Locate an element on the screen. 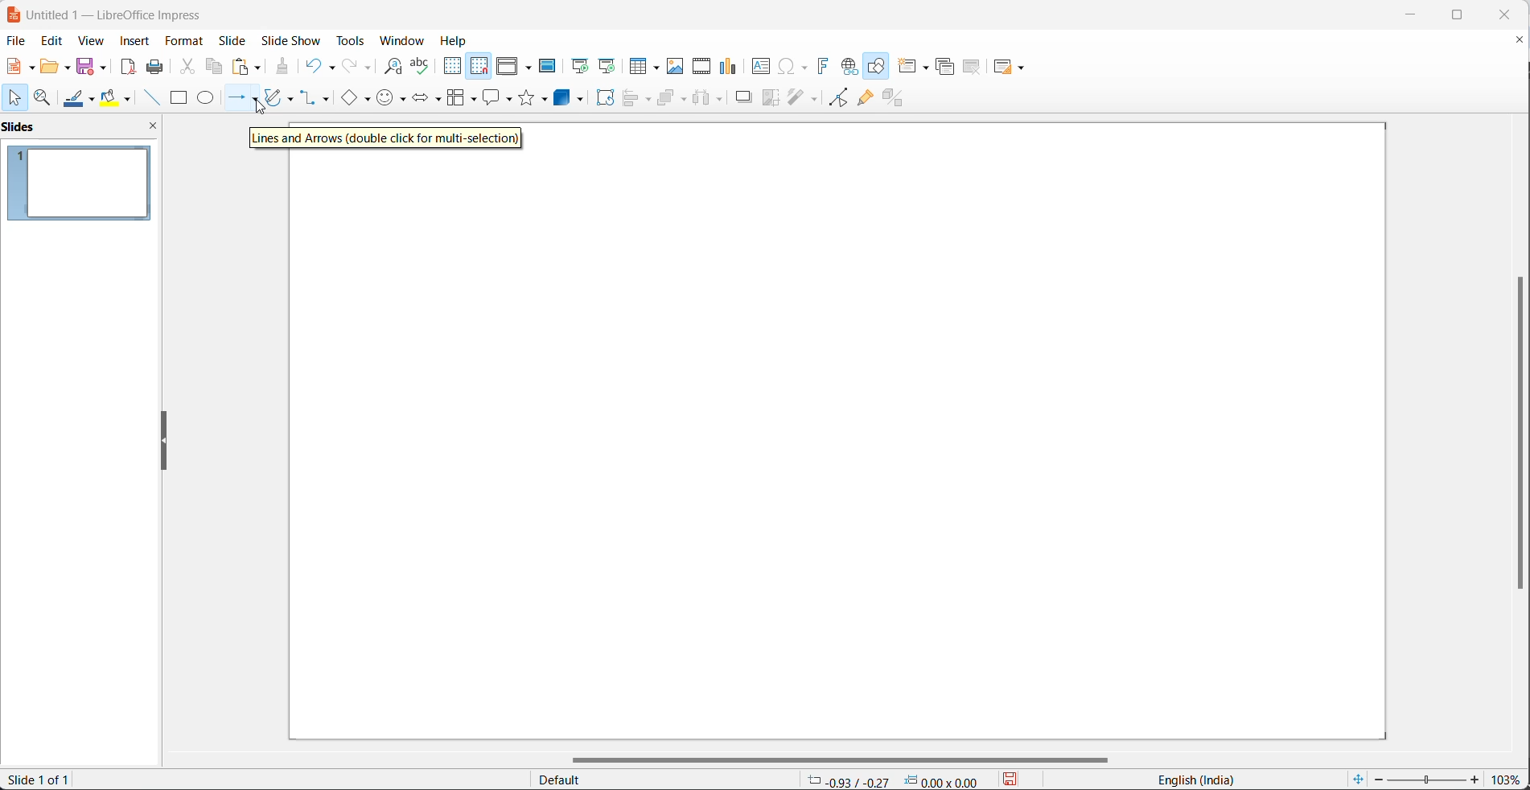 This screenshot has width=1530, height=790. slide show is located at coordinates (288, 41).